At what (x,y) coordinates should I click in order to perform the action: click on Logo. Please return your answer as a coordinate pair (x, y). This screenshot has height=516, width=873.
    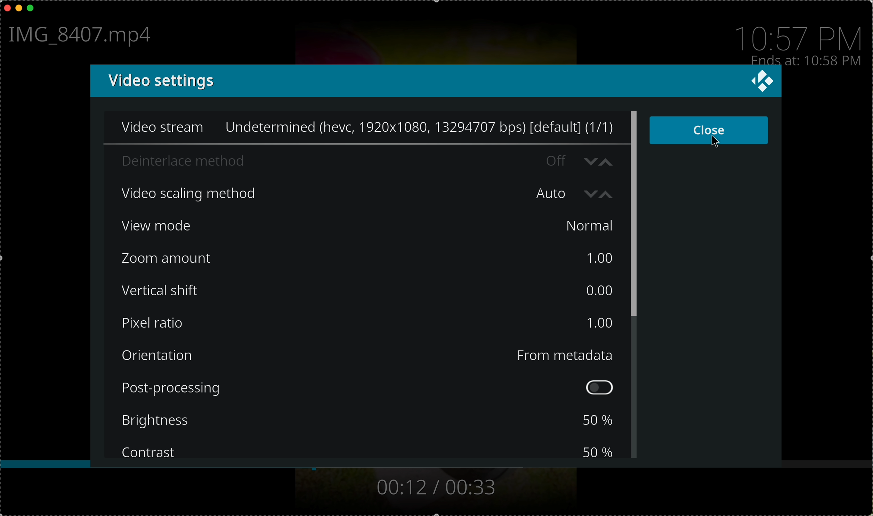
    Looking at the image, I should click on (761, 82).